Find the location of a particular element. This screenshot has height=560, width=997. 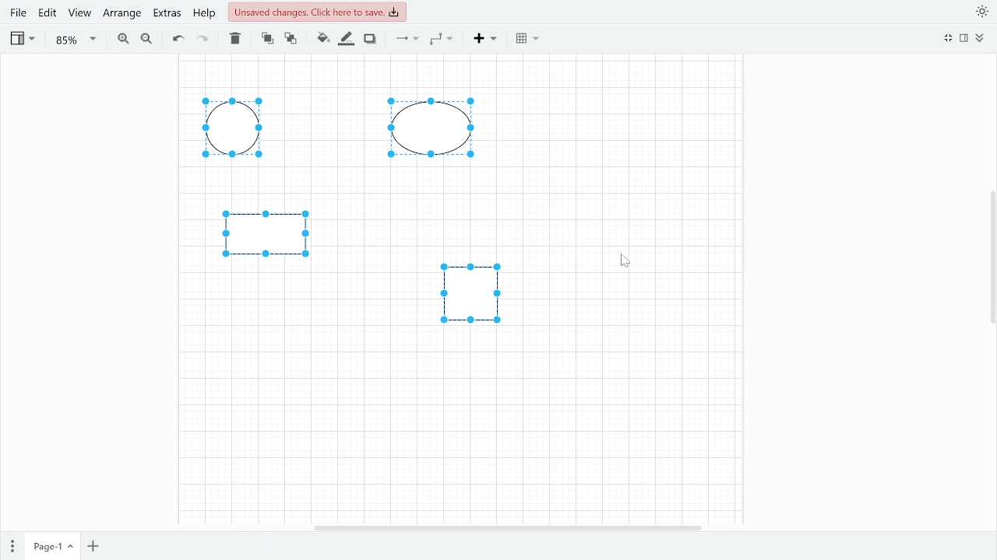

Unsaved changes click here to save is located at coordinates (319, 14).